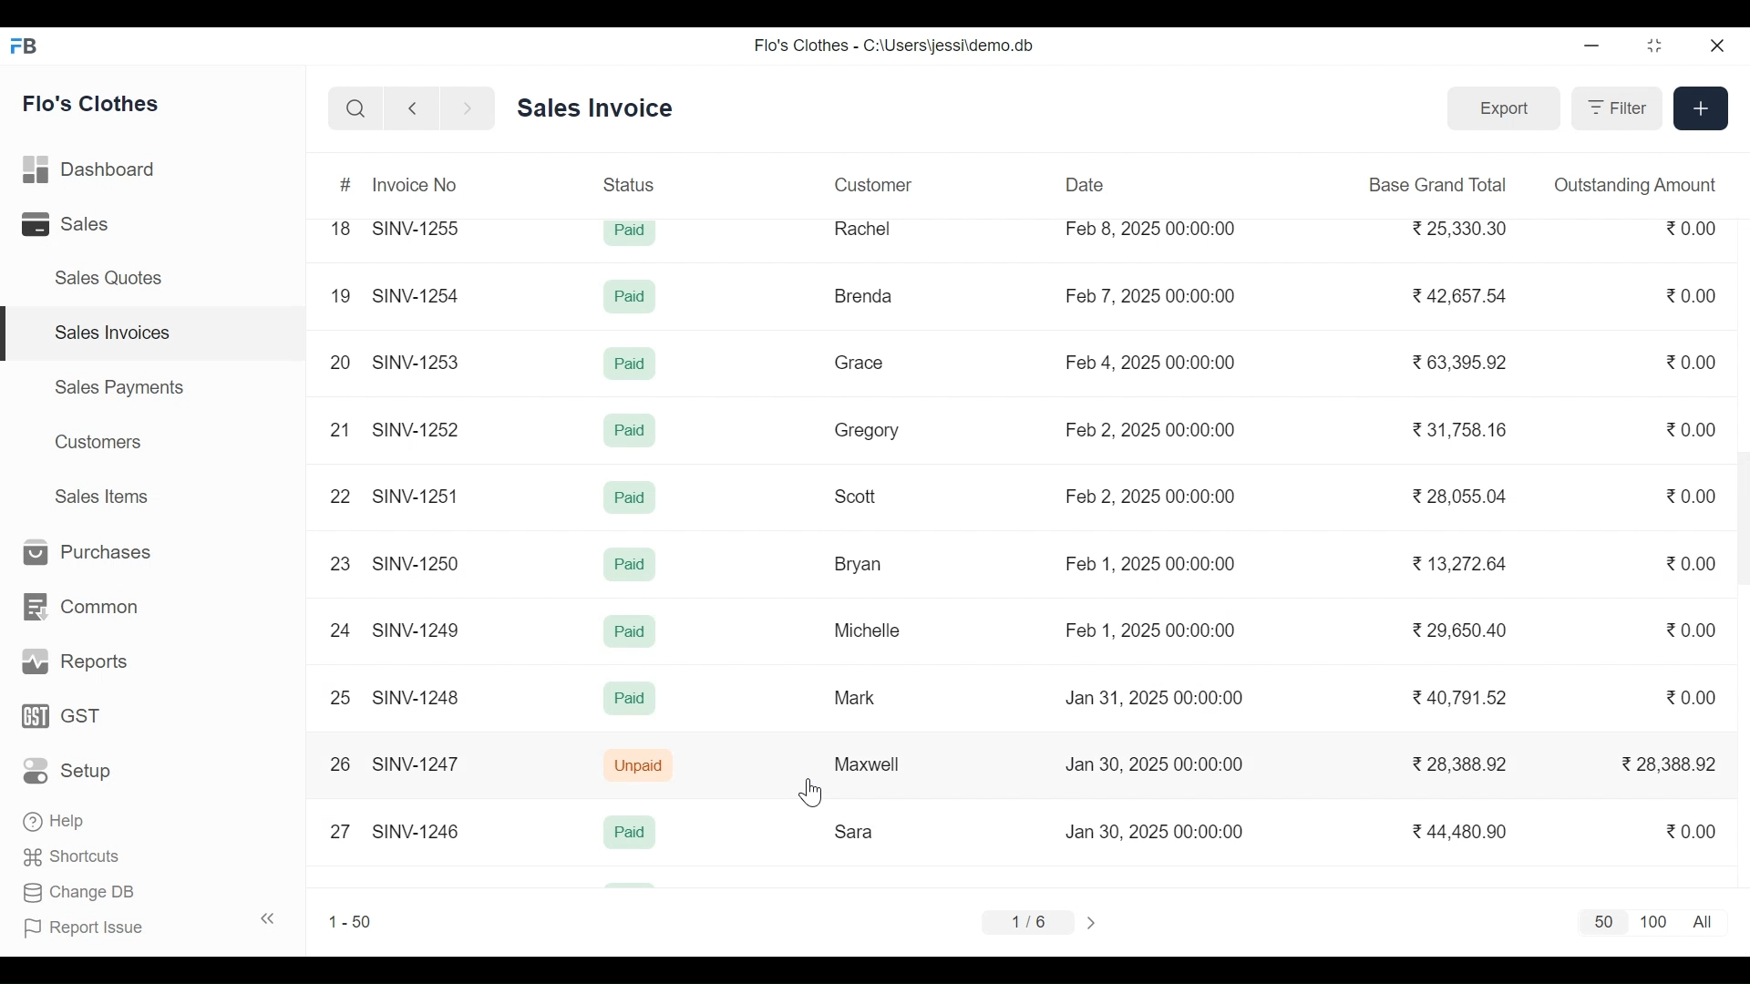 Image resolution: width=1750 pixels, height=984 pixels. What do you see at coordinates (341, 228) in the screenshot?
I see `18` at bounding box center [341, 228].